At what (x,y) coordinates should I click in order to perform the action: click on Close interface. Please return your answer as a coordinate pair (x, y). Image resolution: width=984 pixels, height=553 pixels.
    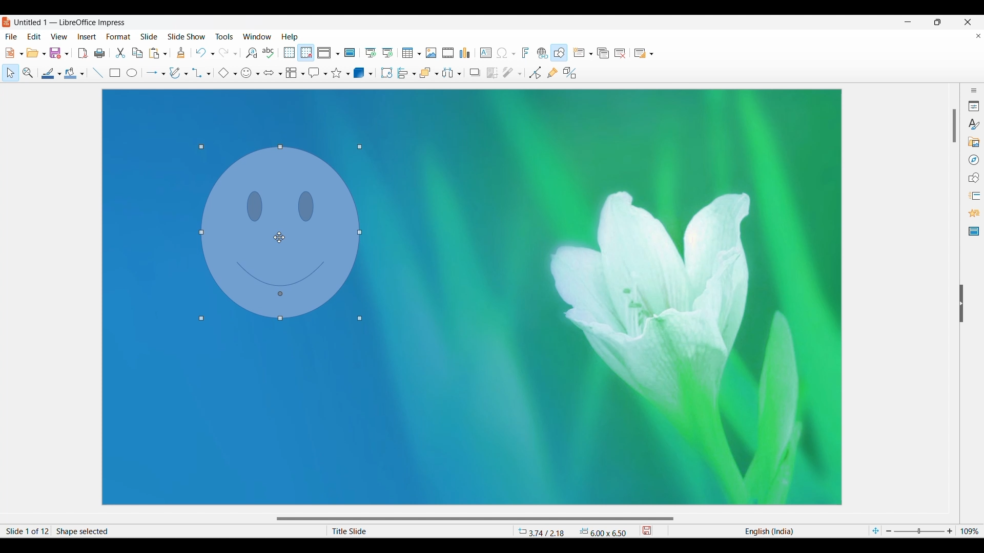
    Looking at the image, I should click on (967, 22).